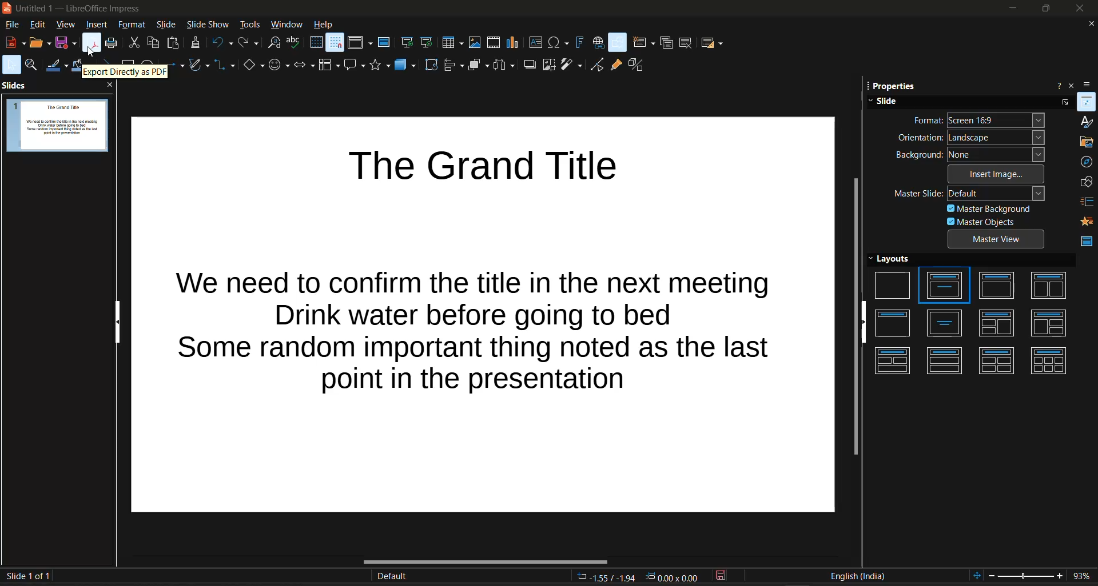 The width and height of the screenshot is (1098, 586). Describe the element at coordinates (572, 66) in the screenshot. I see `filter` at that location.